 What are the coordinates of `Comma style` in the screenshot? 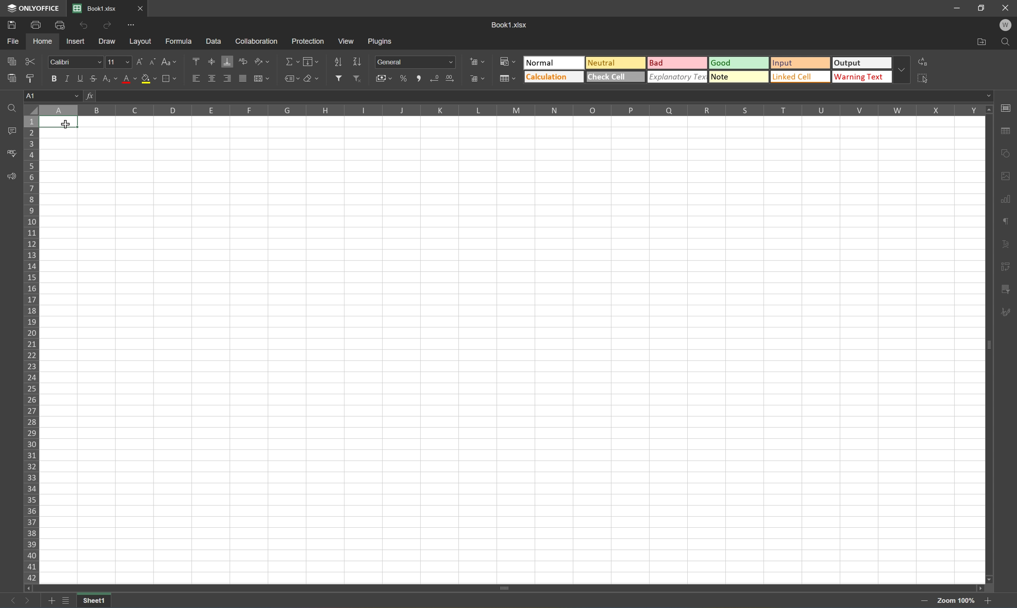 It's located at (421, 79).